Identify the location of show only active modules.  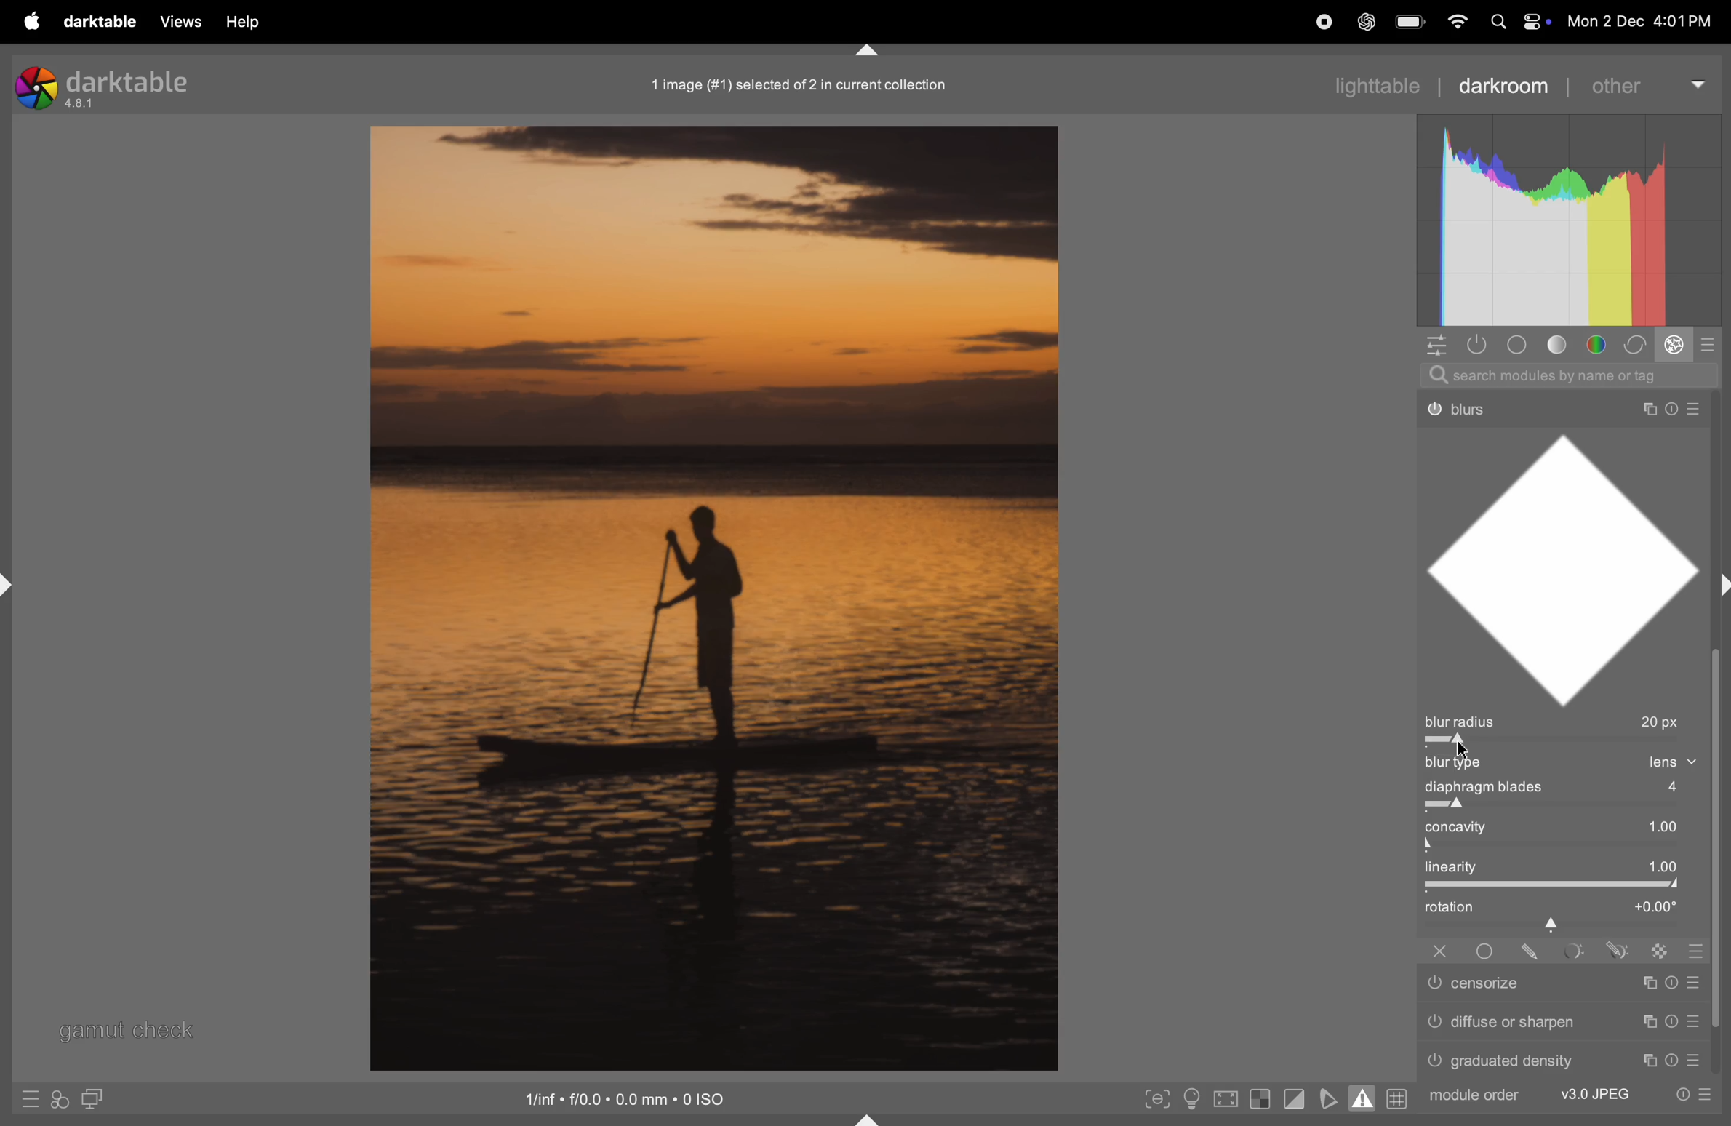
(1476, 344).